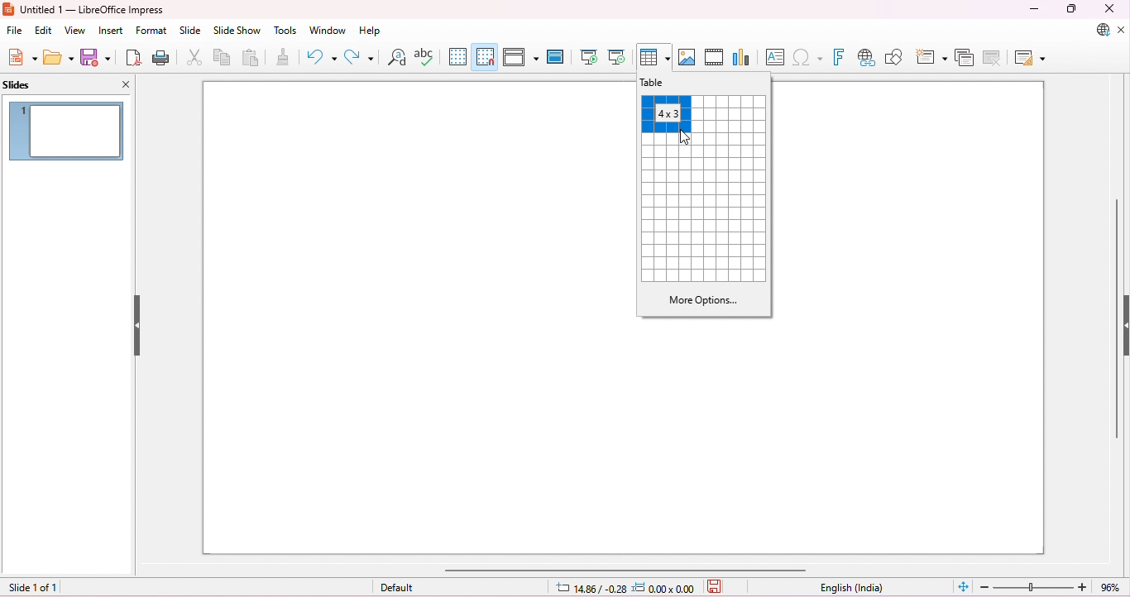 This screenshot has width=1130, height=597. I want to click on duplicate slide, so click(966, 57).